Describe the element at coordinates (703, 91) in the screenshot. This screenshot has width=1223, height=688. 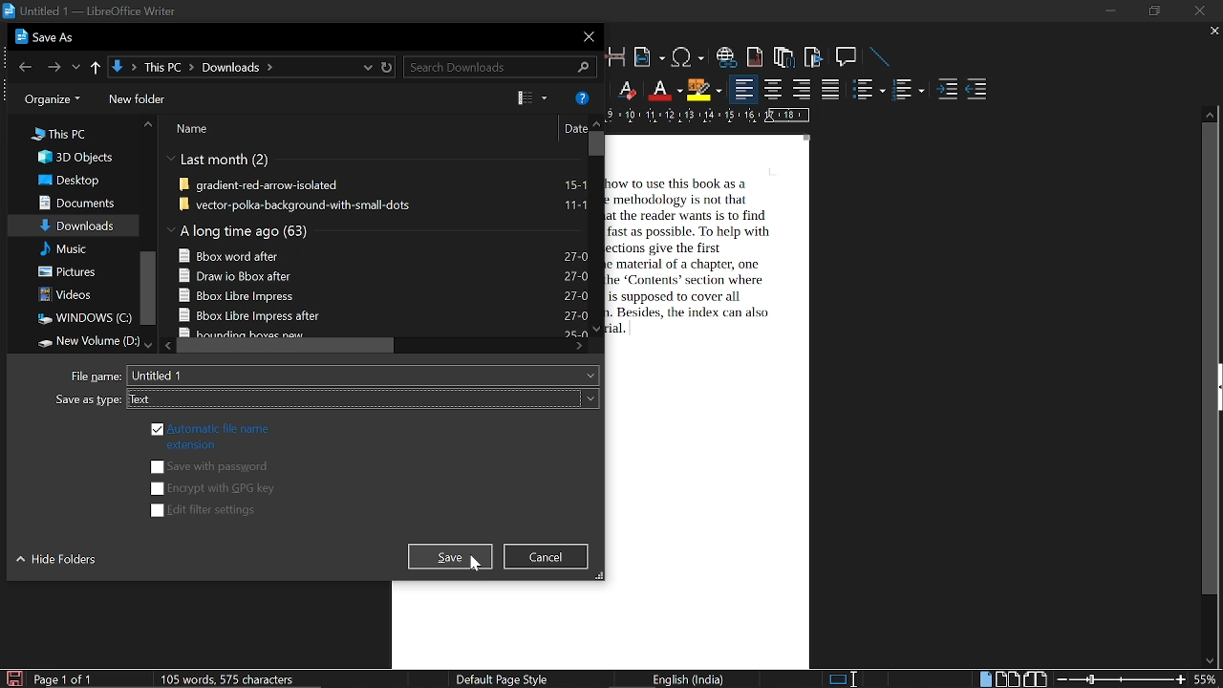
I see `highlight` at that location.